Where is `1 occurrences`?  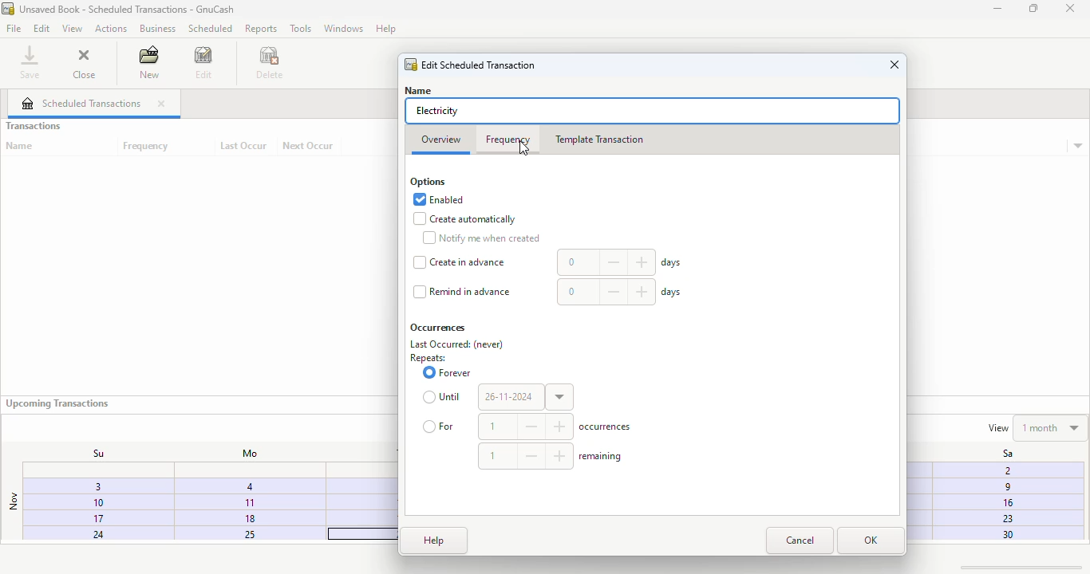 1 occurrences is located at coordinates (557, 427).